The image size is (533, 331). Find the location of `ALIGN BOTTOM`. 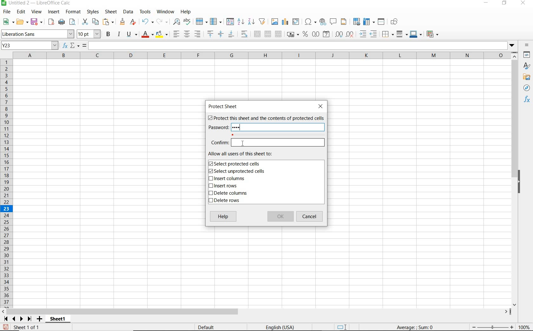

ALIGN BOTTOM is located at coordinates (231, 35).